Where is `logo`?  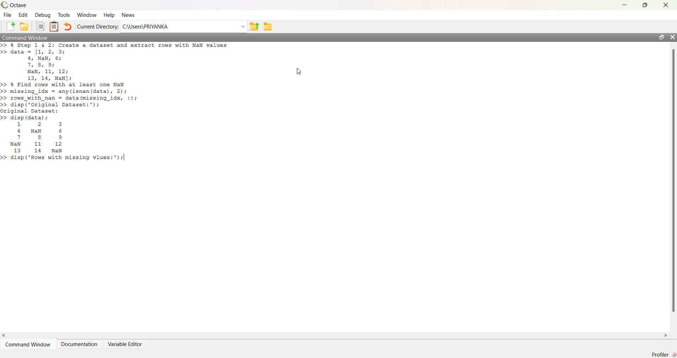 logo is located at coordinates (4, 5).